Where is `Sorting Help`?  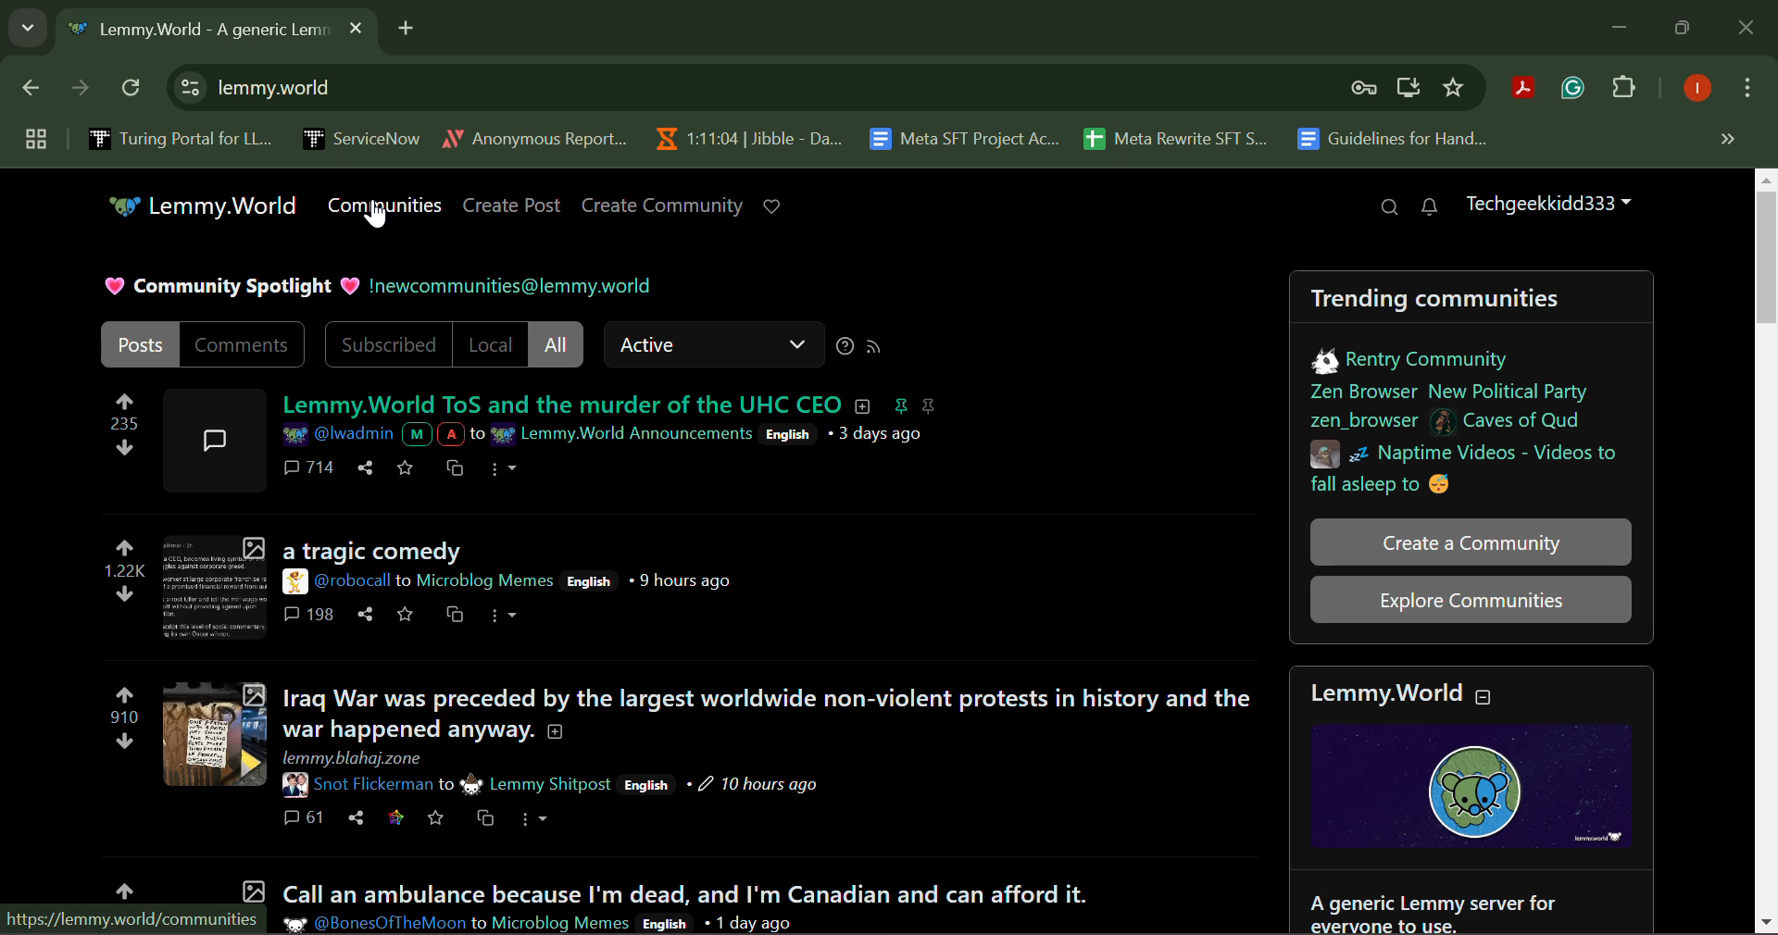 Sorting Help is located at coordinates (845, 346).